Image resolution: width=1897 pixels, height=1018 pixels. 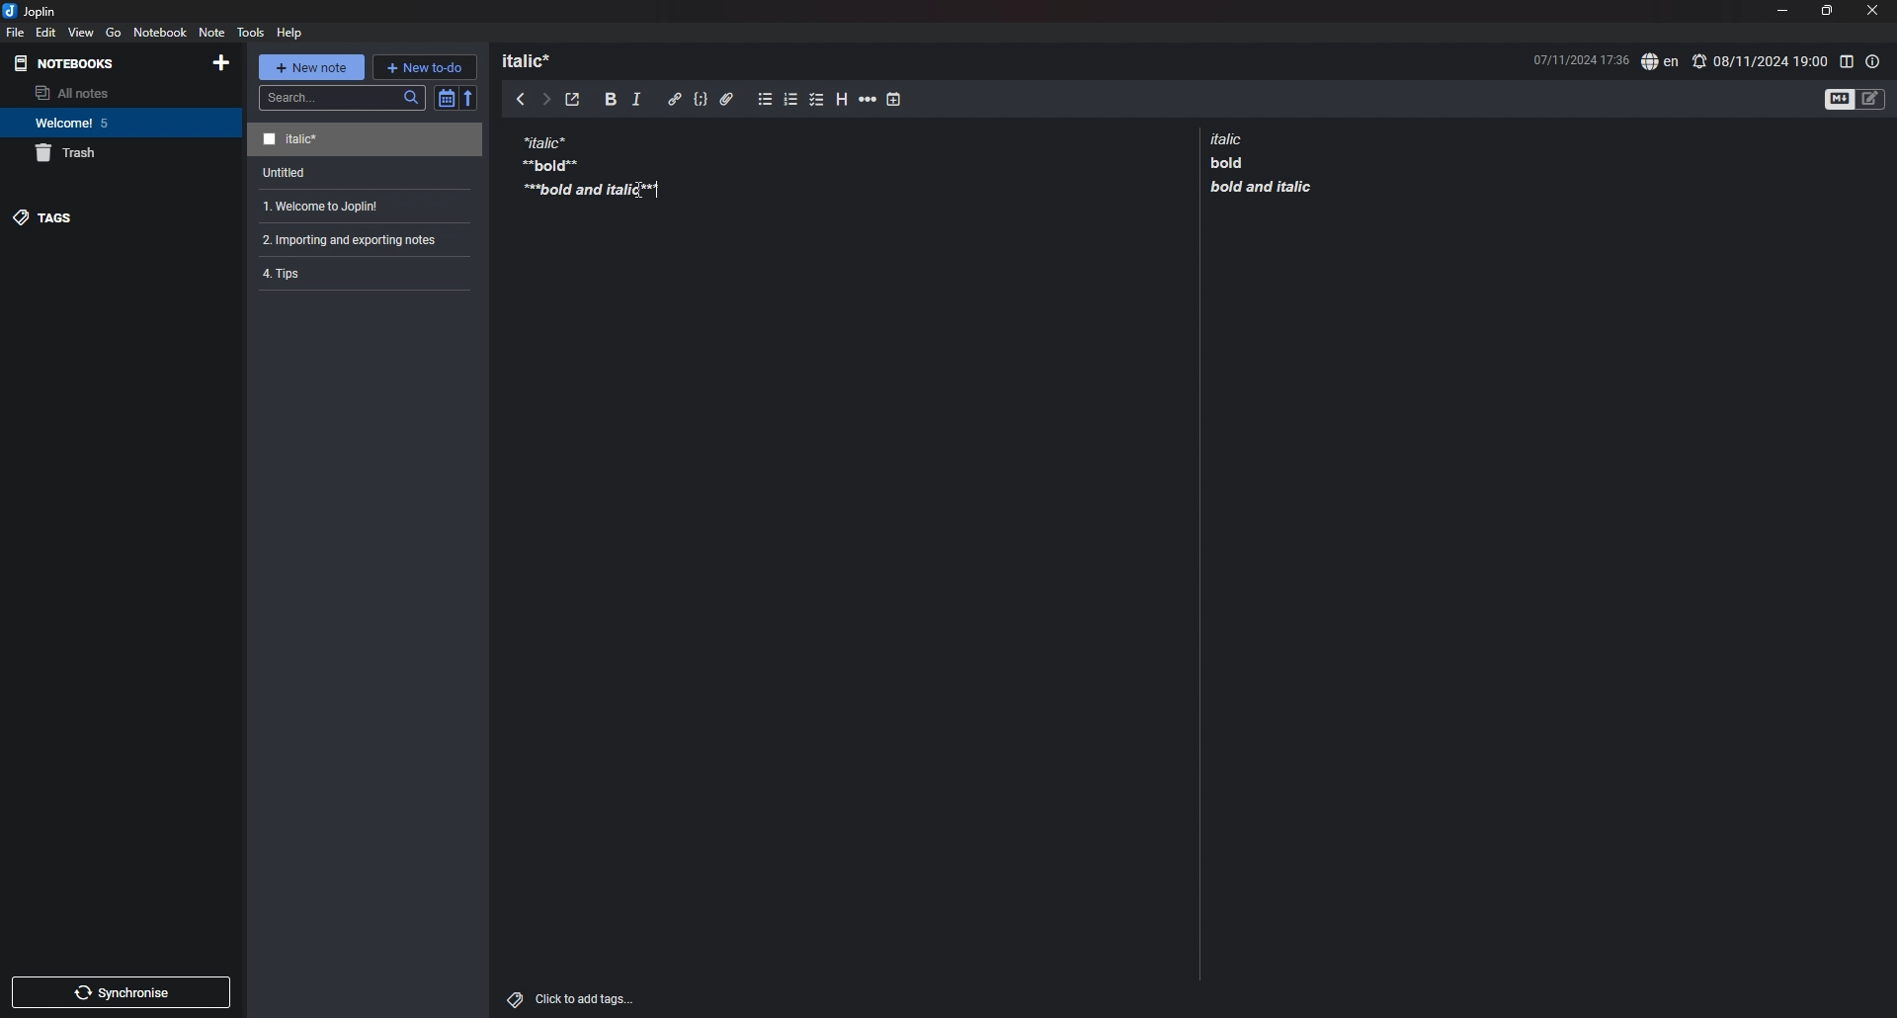 I want to click on spell check, so click(x=1660, y=62).